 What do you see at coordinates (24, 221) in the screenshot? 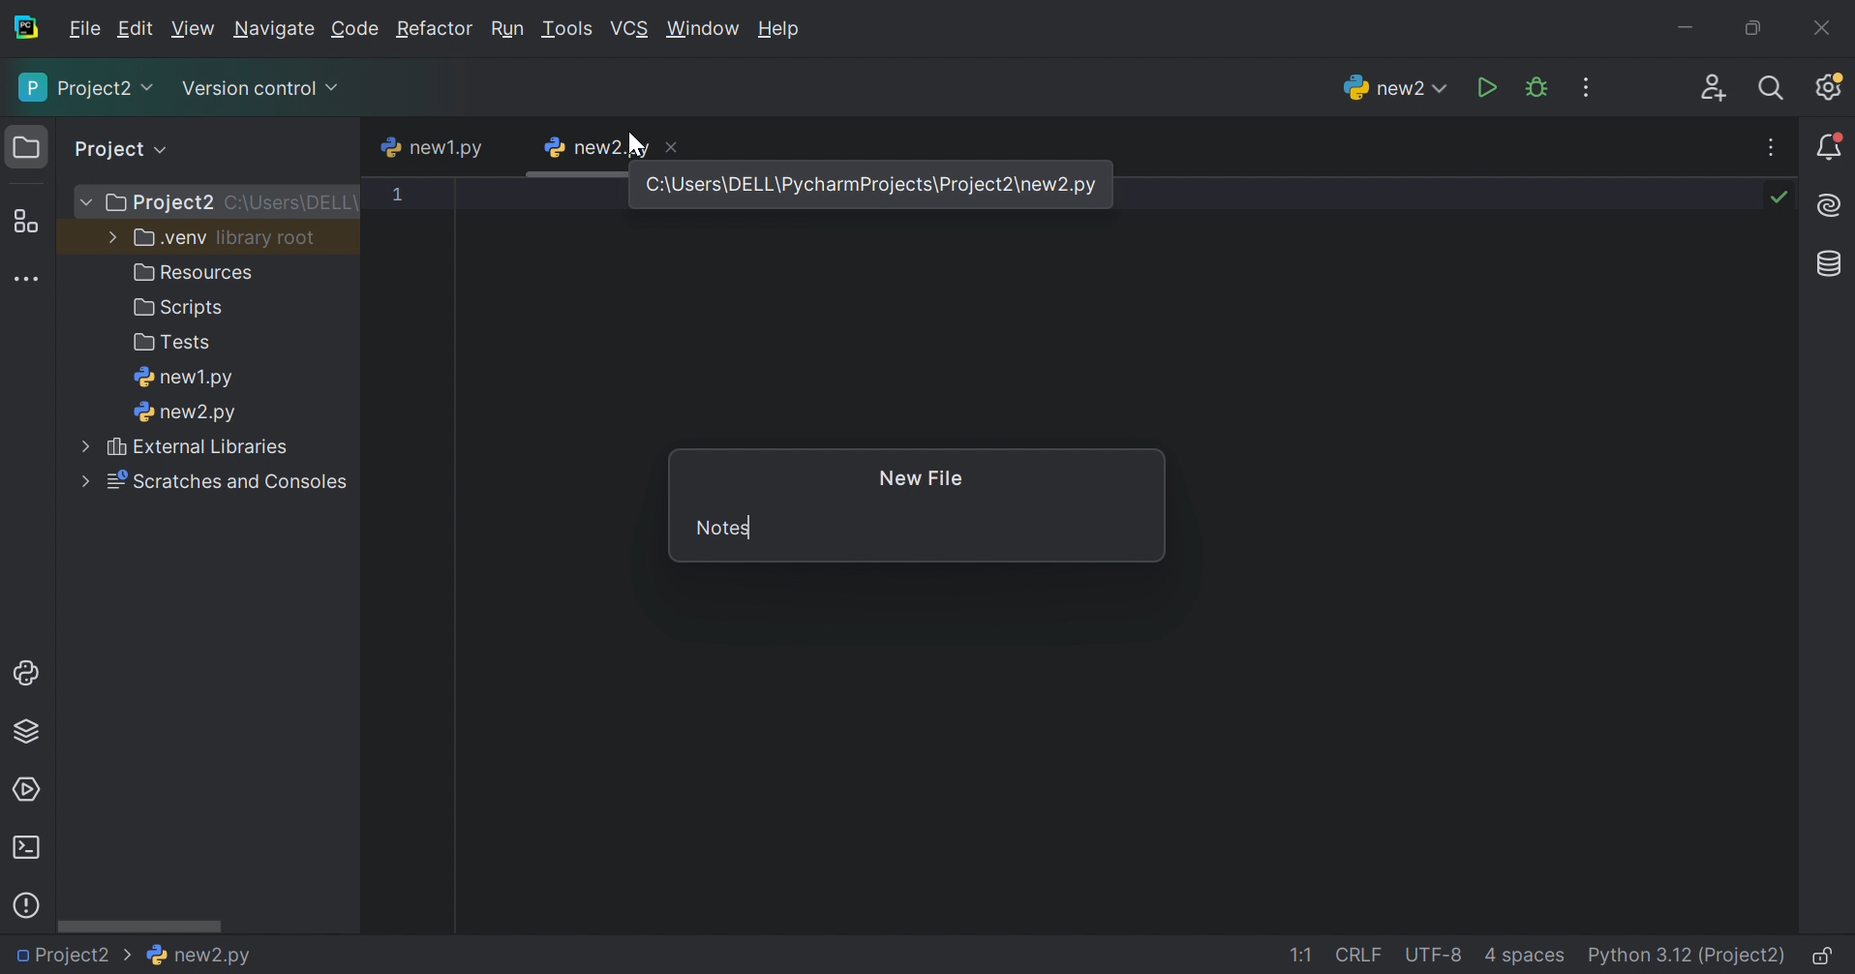
I see `Structure` at bounding box center [24, 221].